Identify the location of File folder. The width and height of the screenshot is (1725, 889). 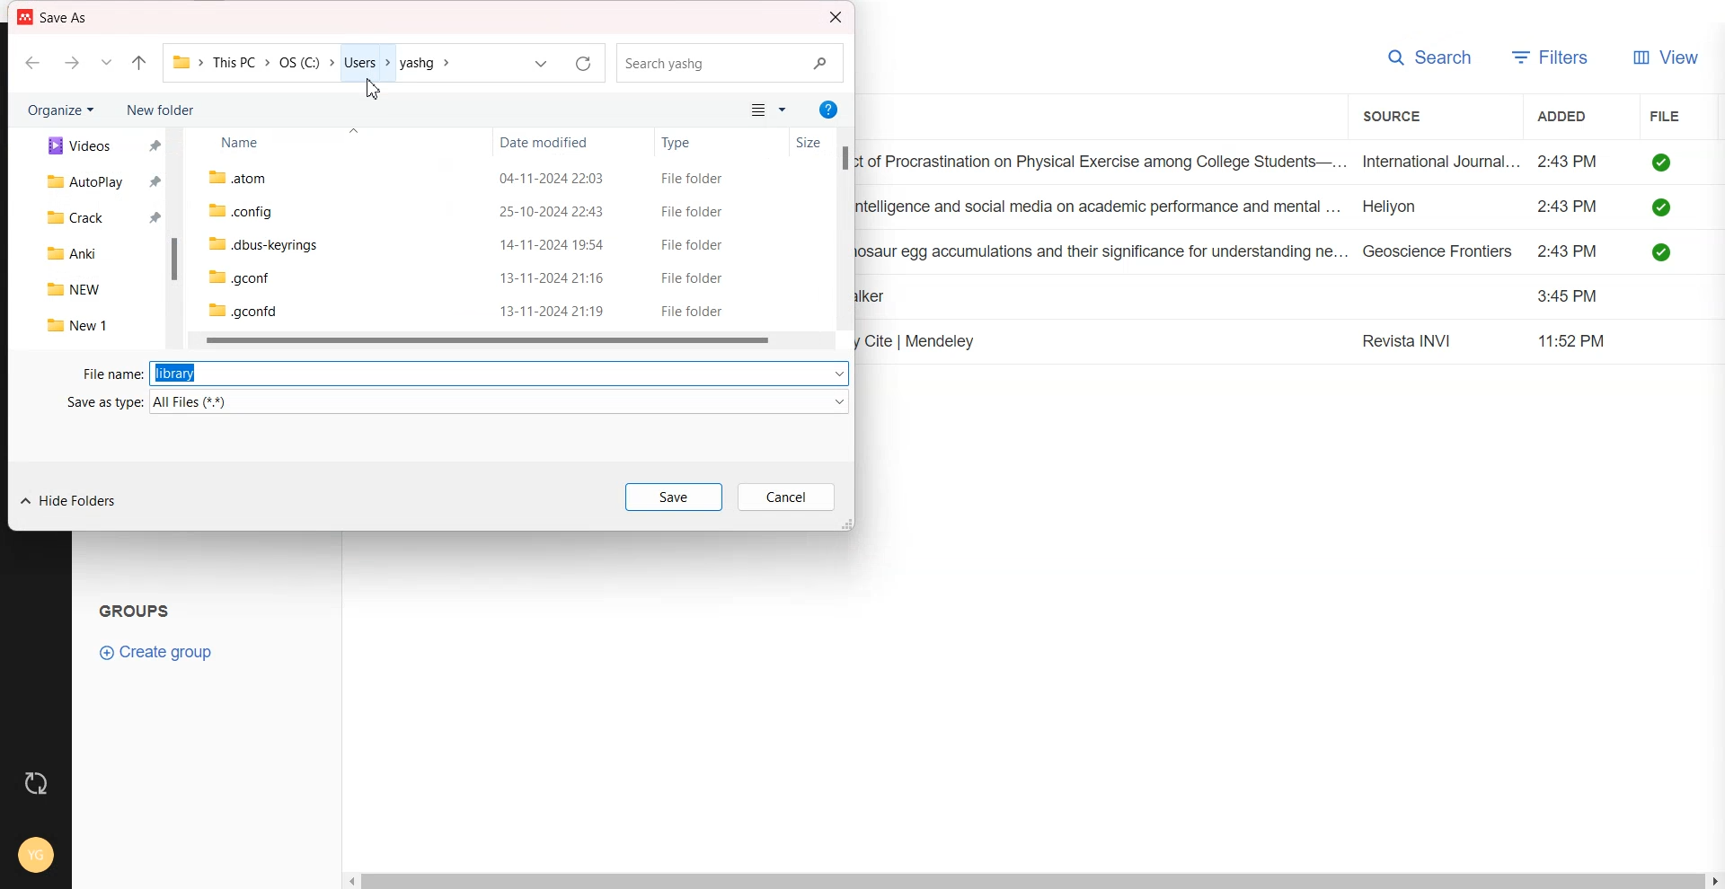
(694, 212).